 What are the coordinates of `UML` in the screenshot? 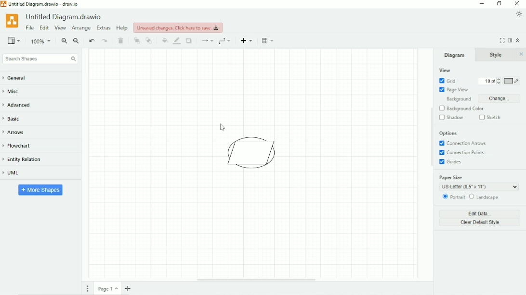 It's located at (15, 173).